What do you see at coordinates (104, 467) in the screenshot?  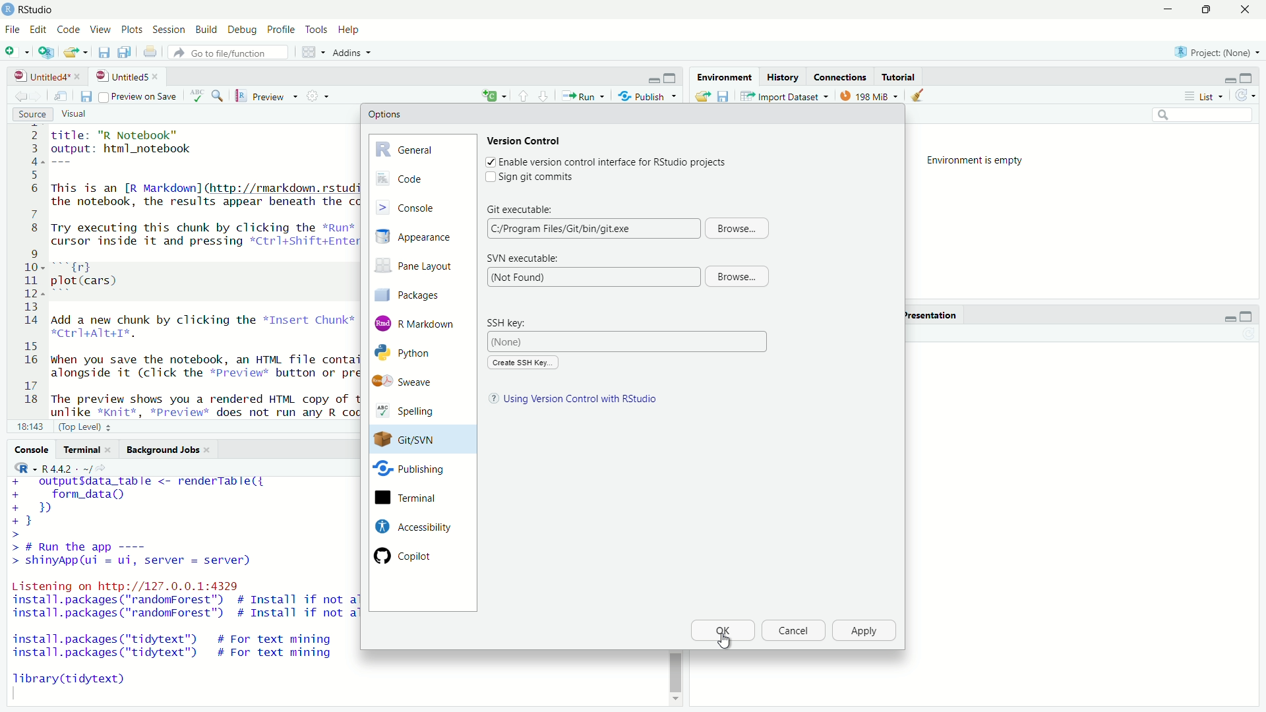 I see `view current working directory` at bounding box center [104, 467].